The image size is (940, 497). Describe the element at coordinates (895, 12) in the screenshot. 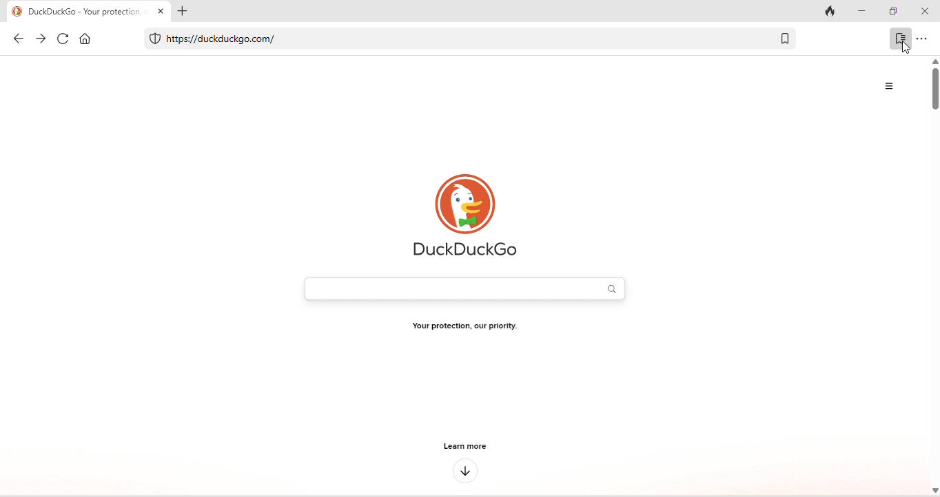

I see `maximize` at that location.